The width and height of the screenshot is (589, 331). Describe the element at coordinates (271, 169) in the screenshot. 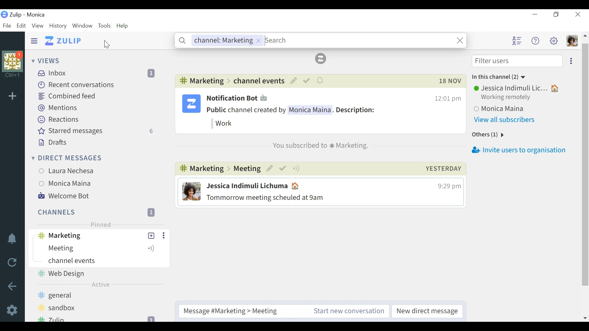

I see `edit` at that location.